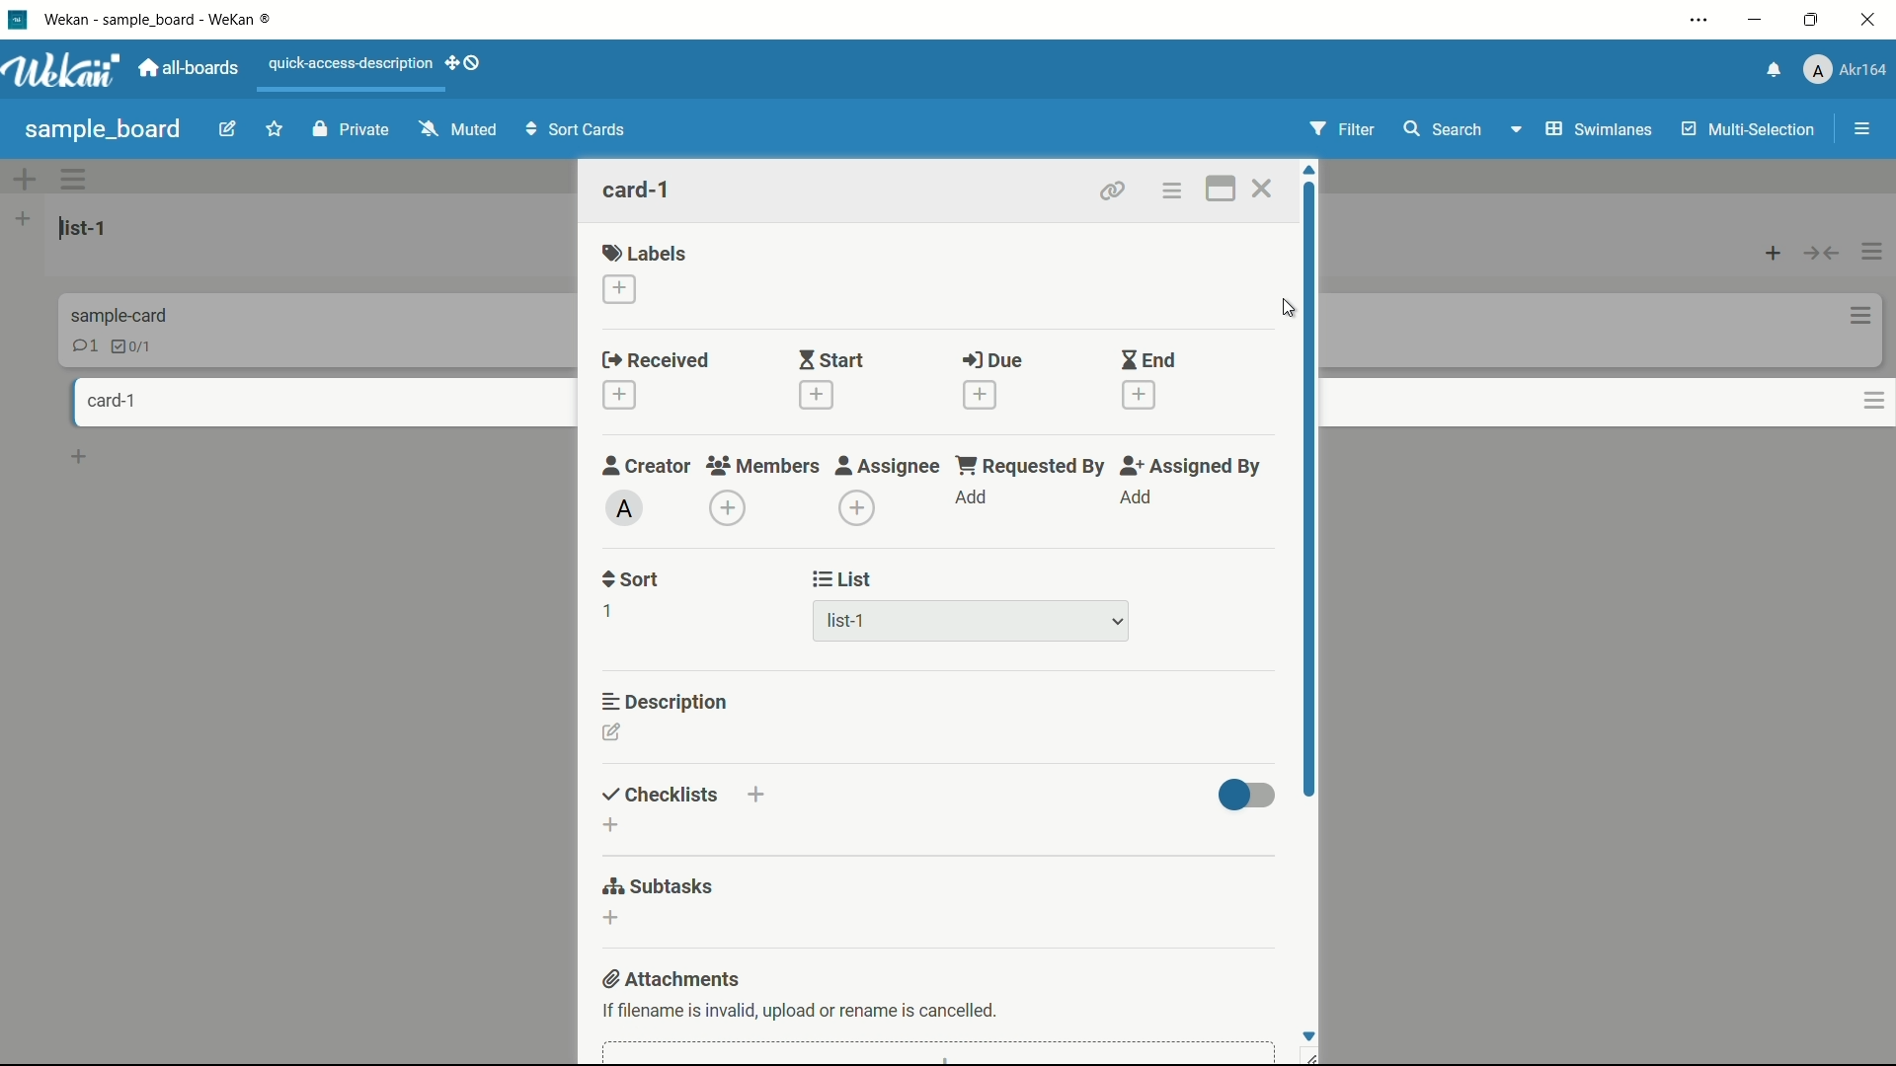 Image resolution: width=1896 pixels, height=1066 pixels. What do you see at coordinates (1820, 247) in the screenshot?
I see `collapse` at bounding box center [1820, 247].